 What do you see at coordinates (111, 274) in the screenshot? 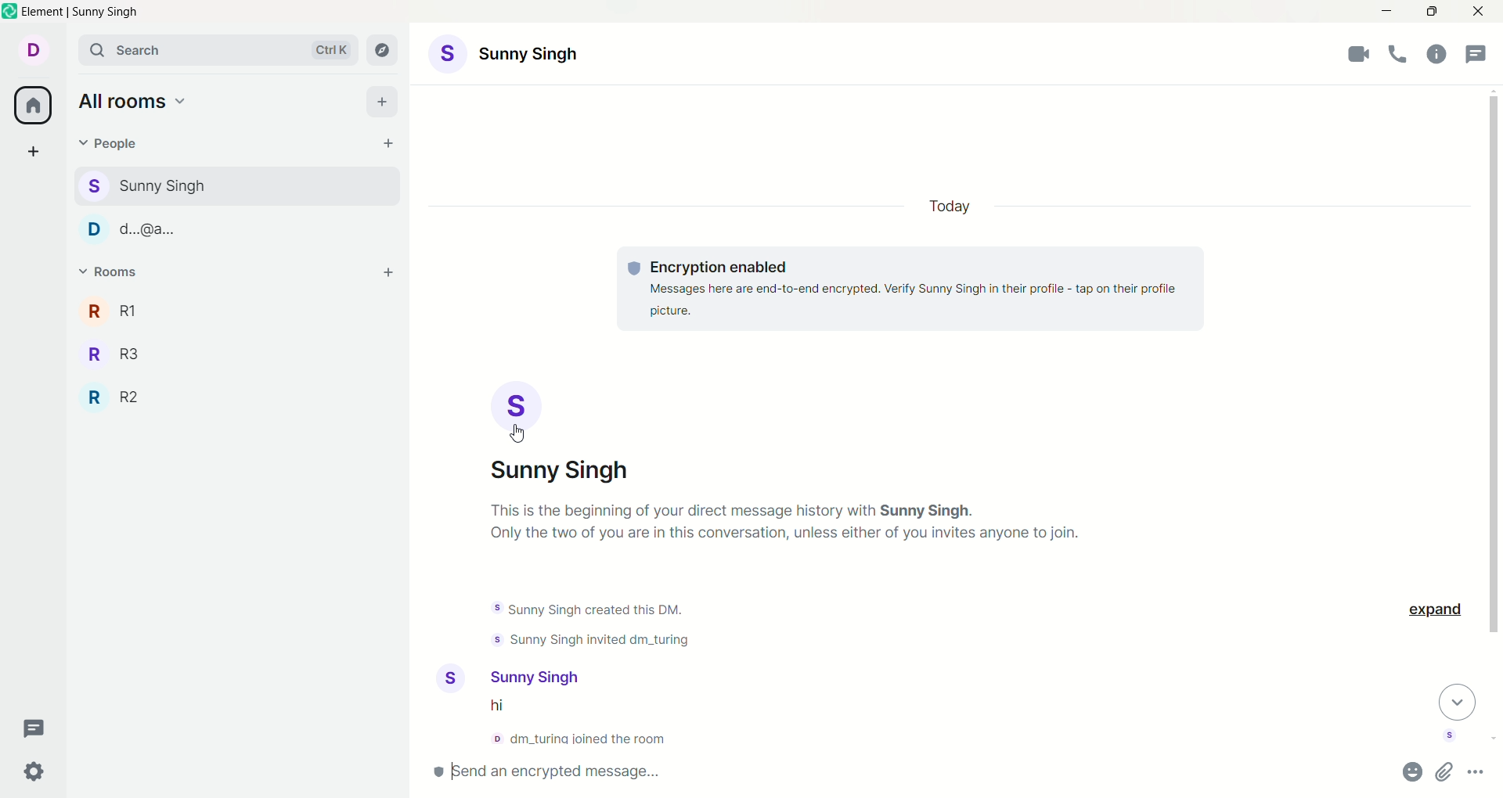
I see `rooms` at bounding box center [111, 274].